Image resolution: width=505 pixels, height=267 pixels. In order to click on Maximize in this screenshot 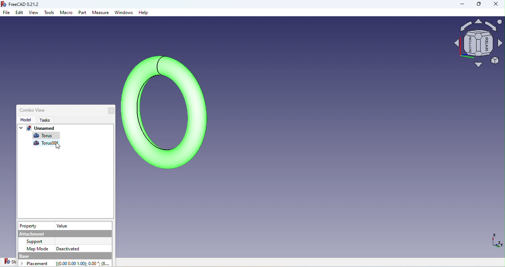, I will do `click(478, 6)`.